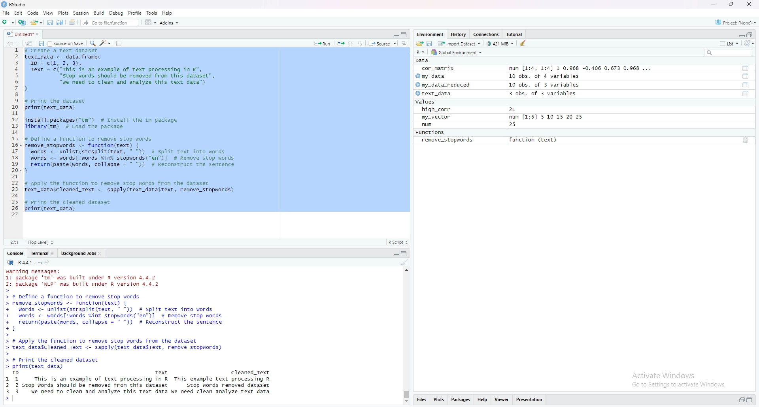 The width and height of the screenshot is (759, 407). Describe the element at coordinates (120, 43) in the screenshot. I see `compile report` at that location.